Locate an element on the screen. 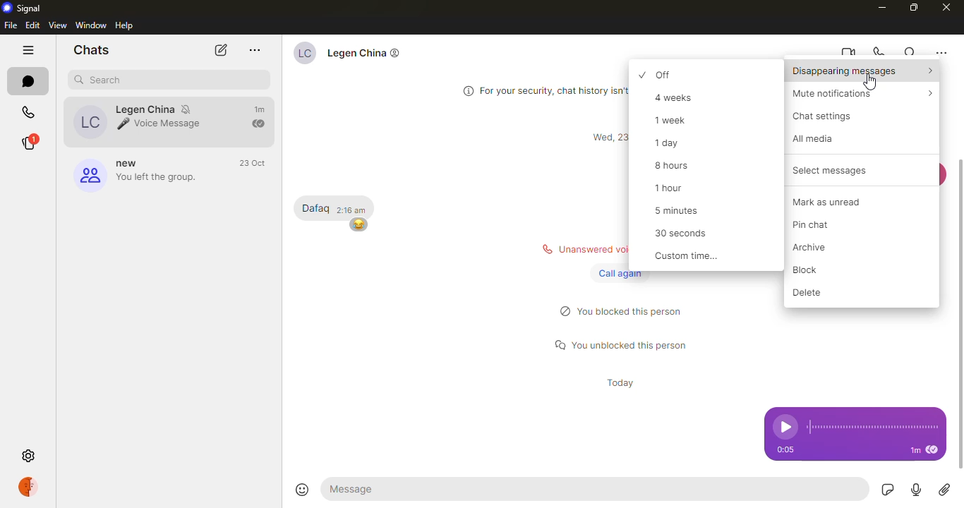 The image size is (964, 508). contact is located at coordinates (358, 56).